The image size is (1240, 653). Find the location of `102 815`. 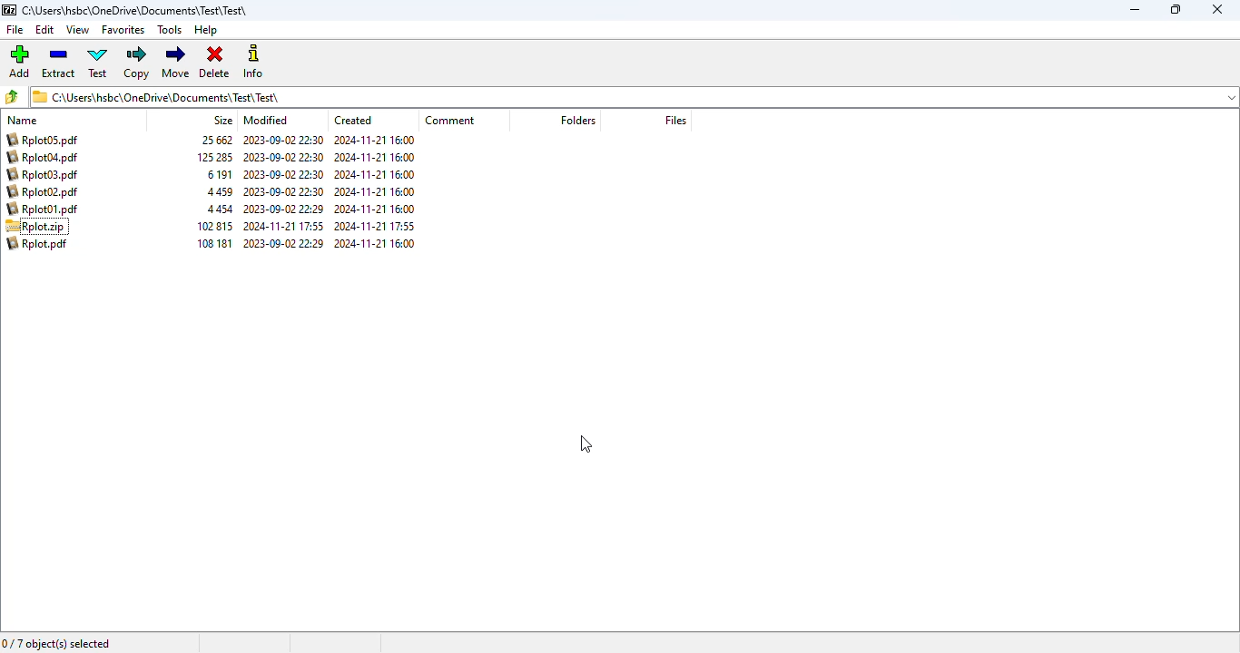

102 815 is located at coordinates (215, 227).